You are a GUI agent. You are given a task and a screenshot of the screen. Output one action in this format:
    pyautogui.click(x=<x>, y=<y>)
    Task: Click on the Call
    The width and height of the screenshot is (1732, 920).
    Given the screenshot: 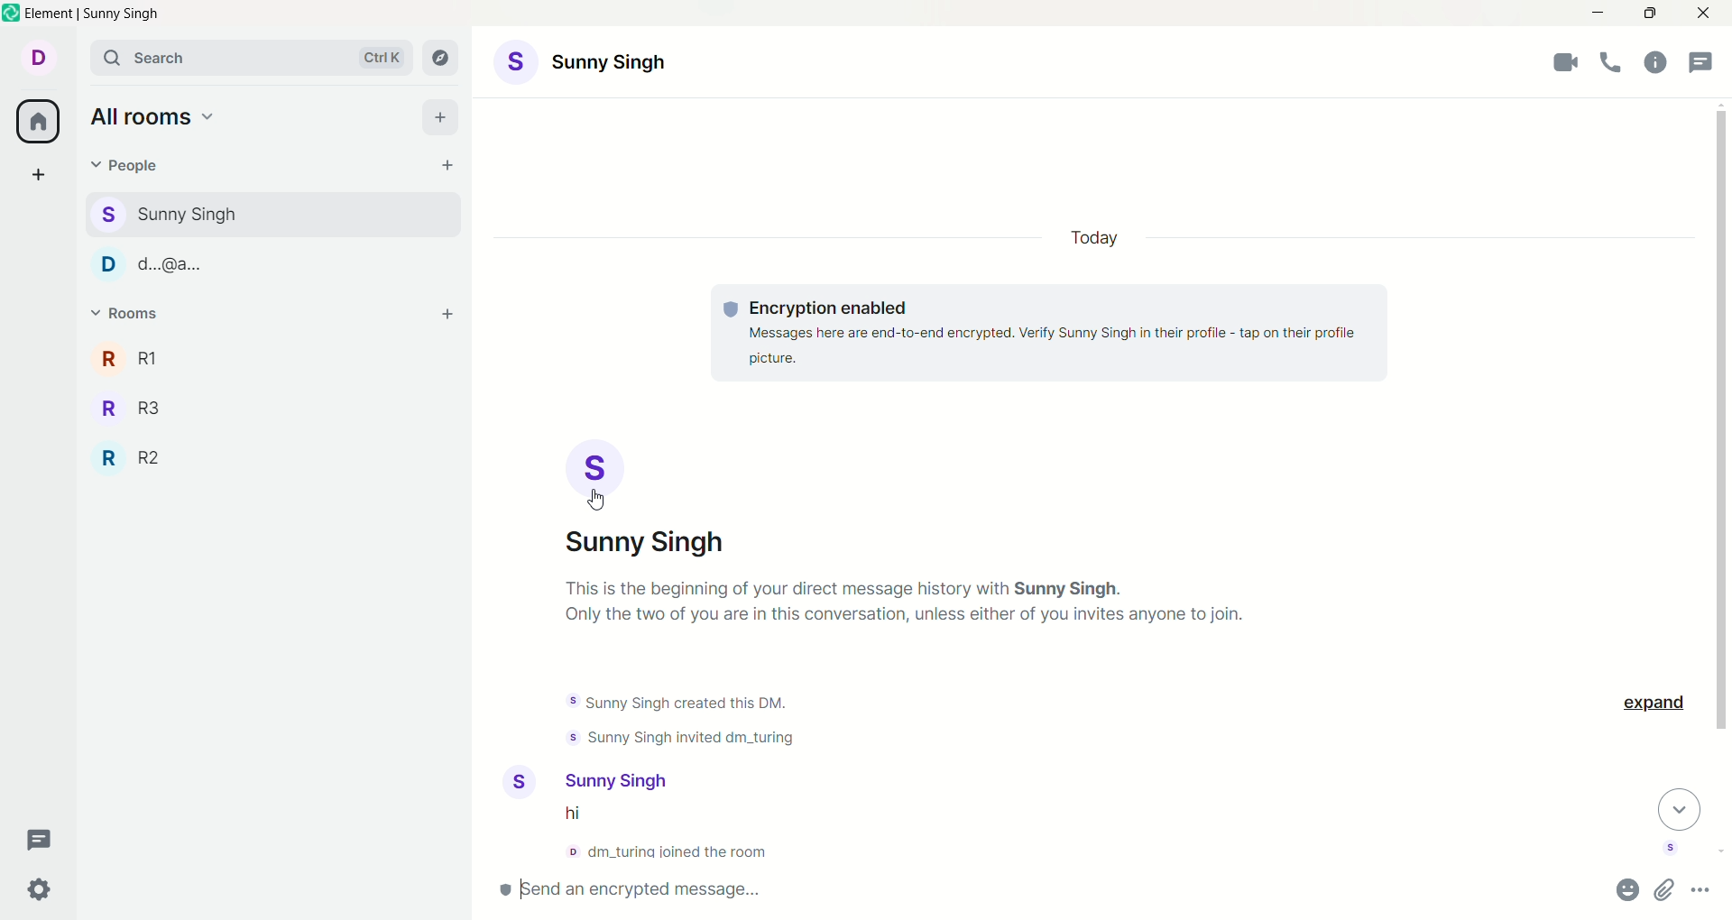 What is the action you would take?
    pyautogui.click(x=1615, y=61)
    